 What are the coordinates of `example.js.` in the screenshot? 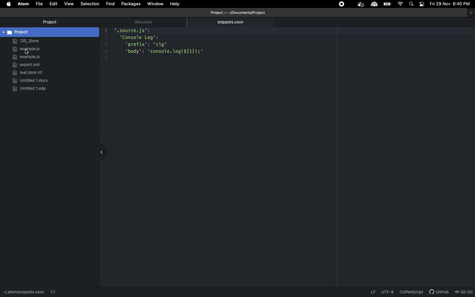 It's located at (28, 57).